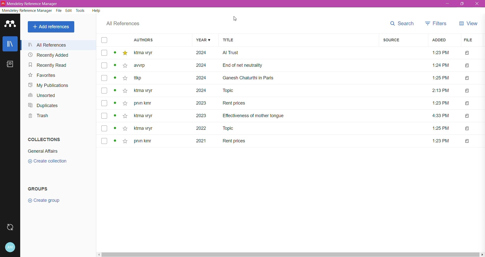 This screenshot has width=485, height=257. What do you see at coordinates (123, 23) in the screenshot?
I see `All References` at bounding box center [123, 23].